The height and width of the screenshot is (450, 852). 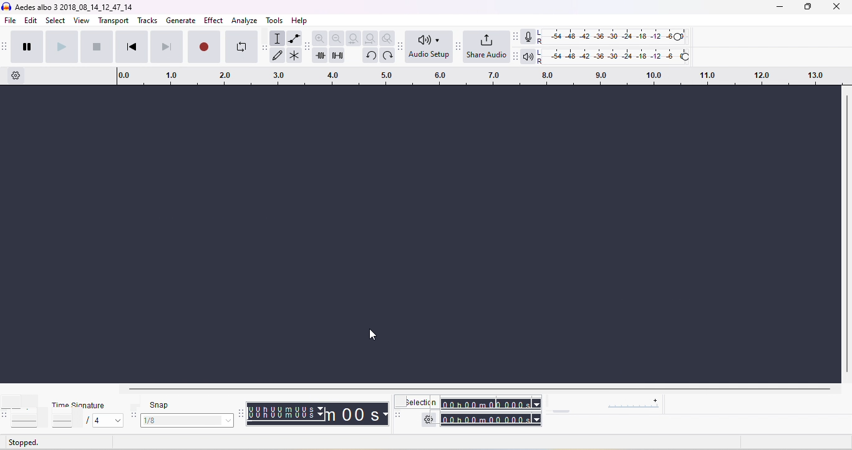 What do you see at coordinates (617, 54) in the screenshot?
I see `playback level` at bounding box center [617, 54].